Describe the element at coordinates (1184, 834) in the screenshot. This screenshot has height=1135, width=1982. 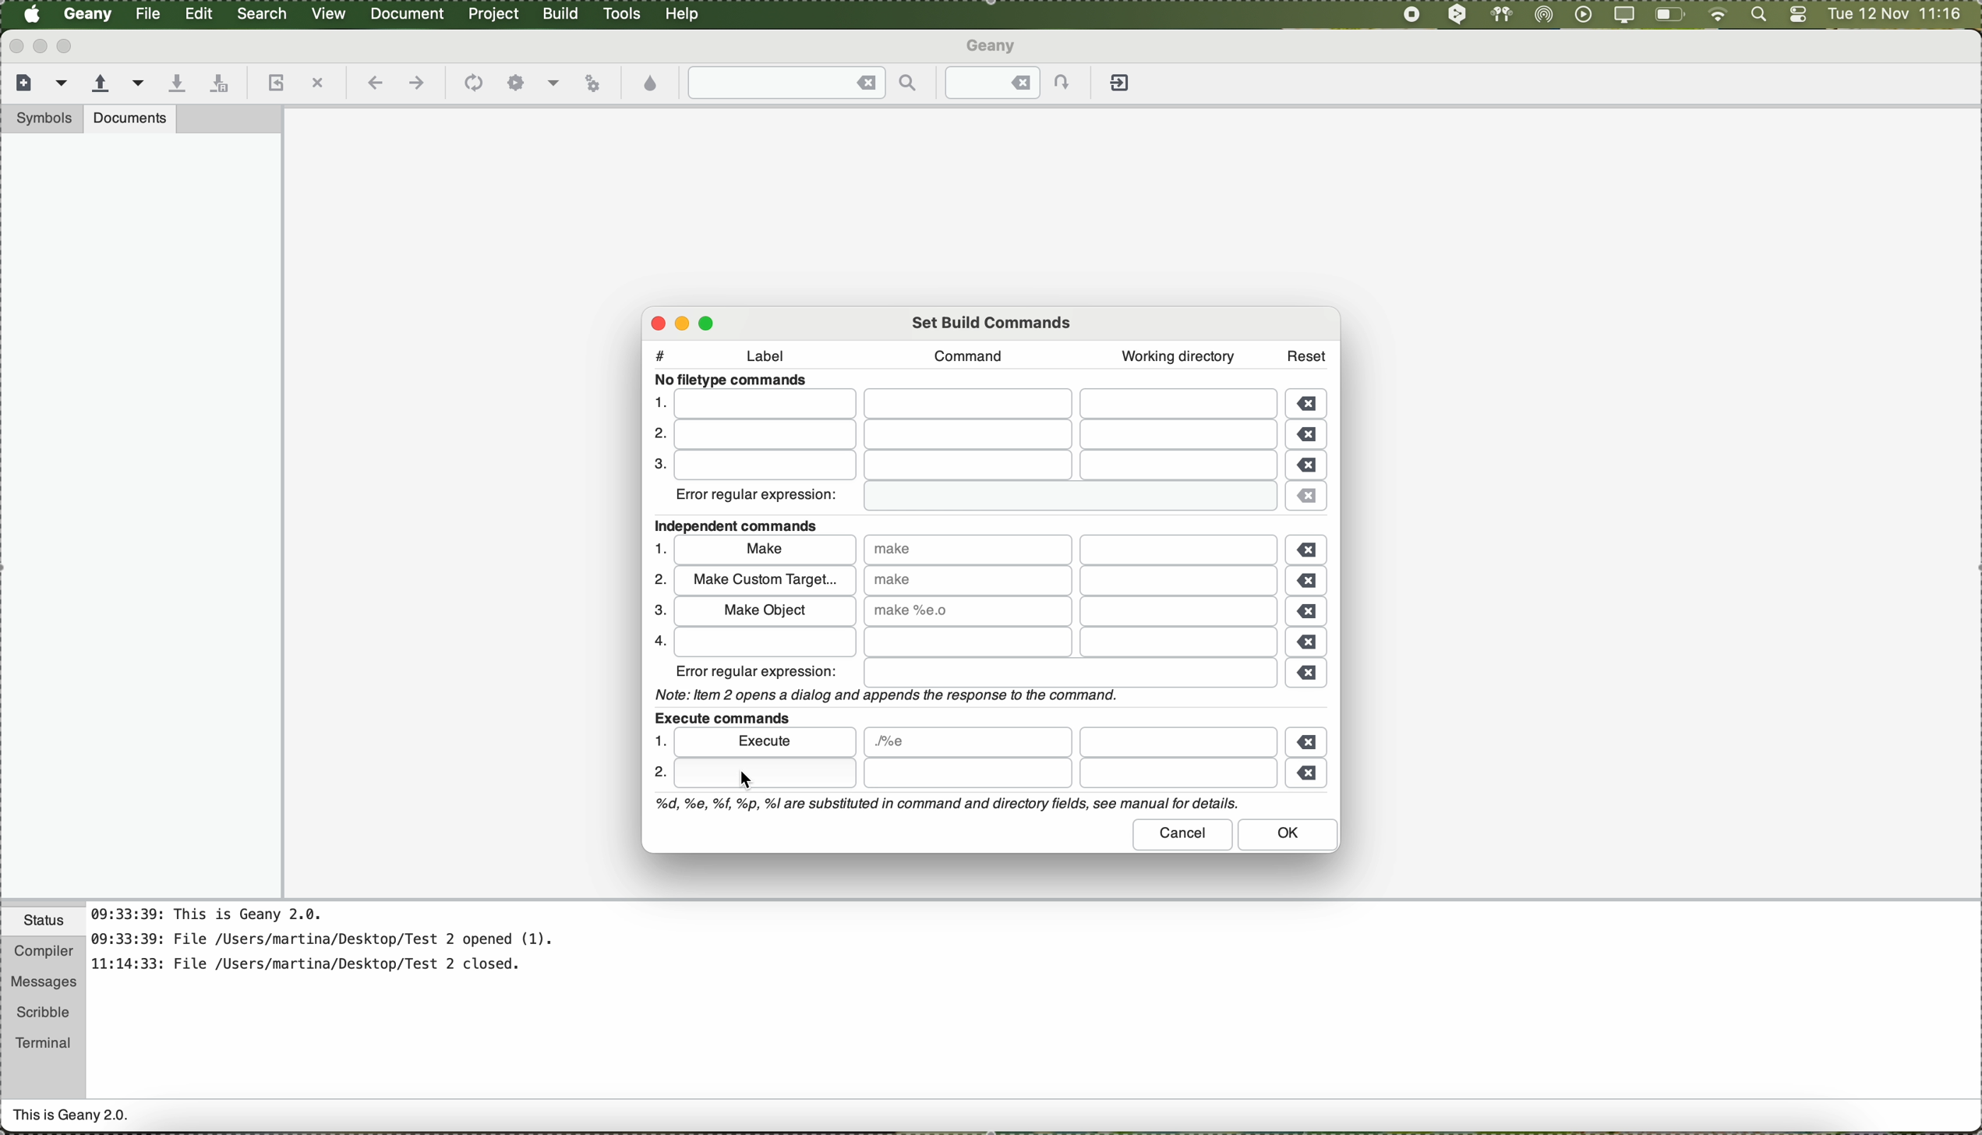
I see `cancel button` at that location.